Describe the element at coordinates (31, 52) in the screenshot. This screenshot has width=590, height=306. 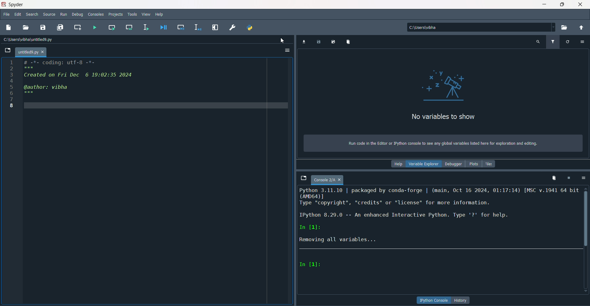
I see `tab name` at that location.